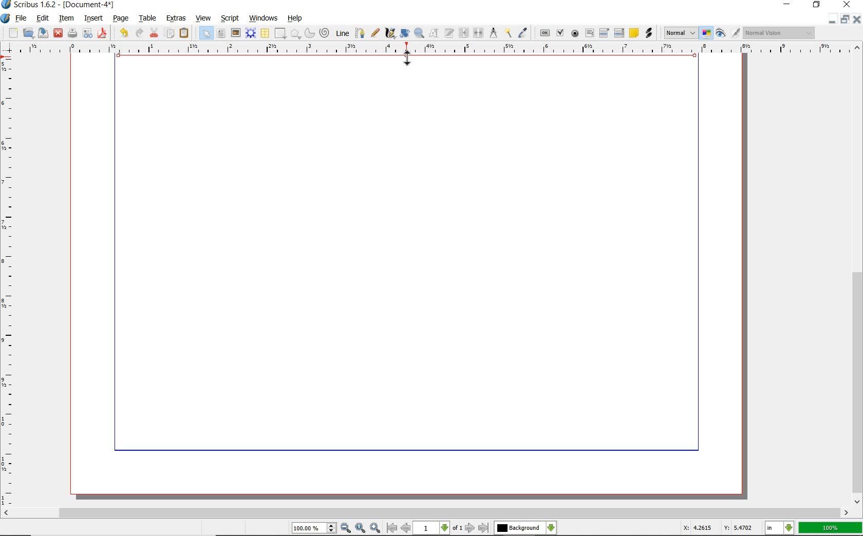  I want to click on pdf list box, so click(619, 32).